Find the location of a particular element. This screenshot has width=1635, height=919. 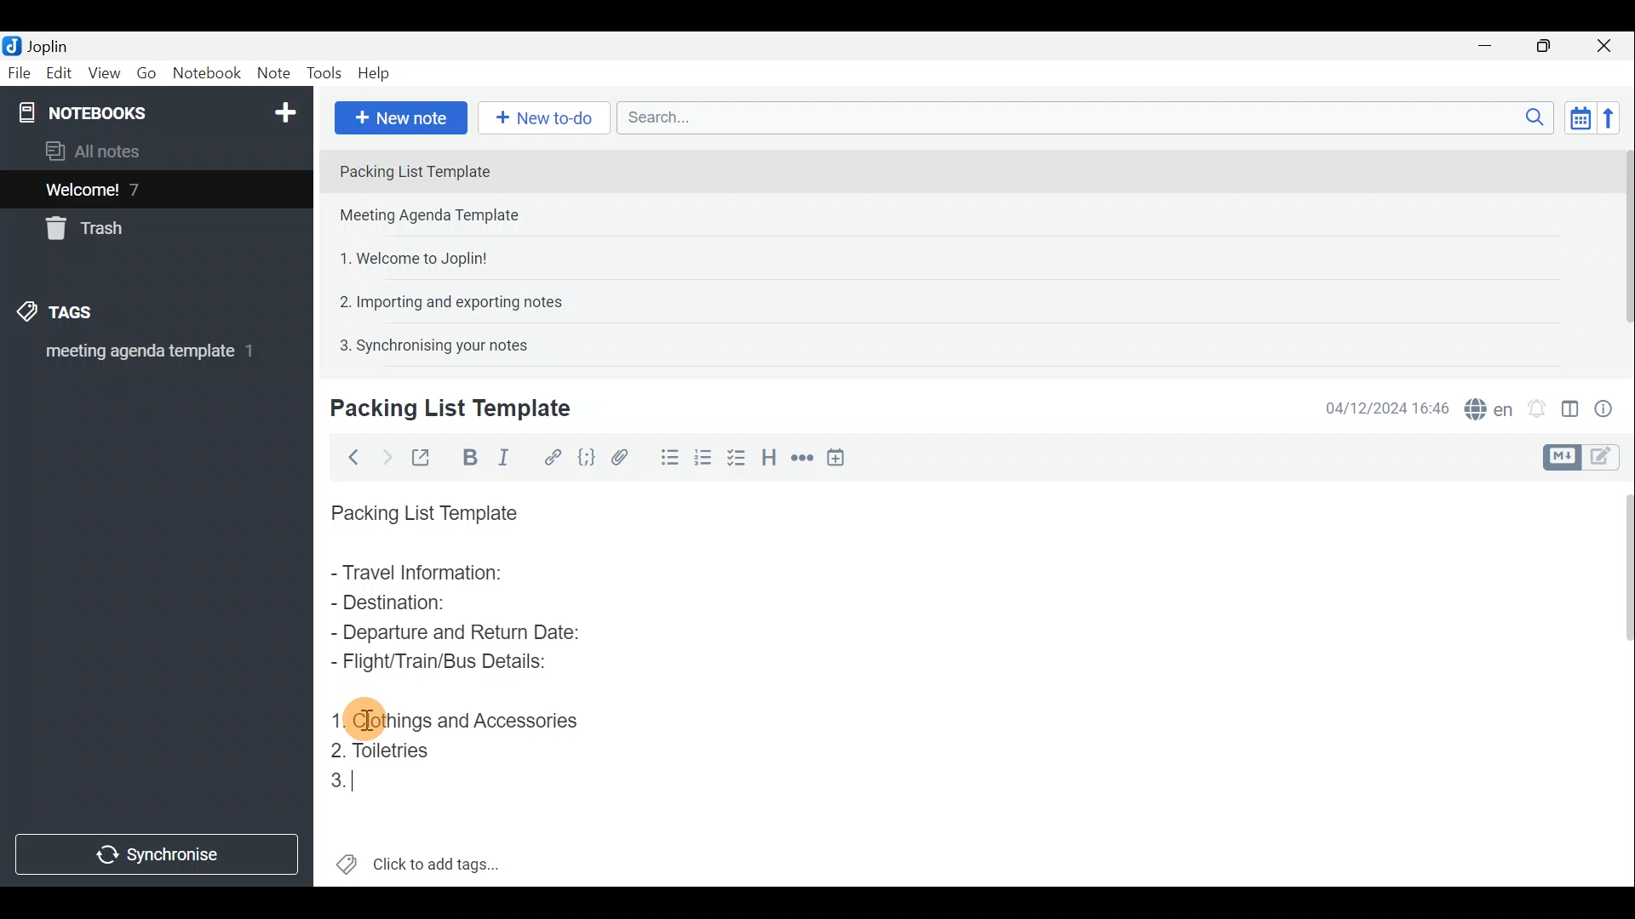

Back is located at coordinates (350, 457).